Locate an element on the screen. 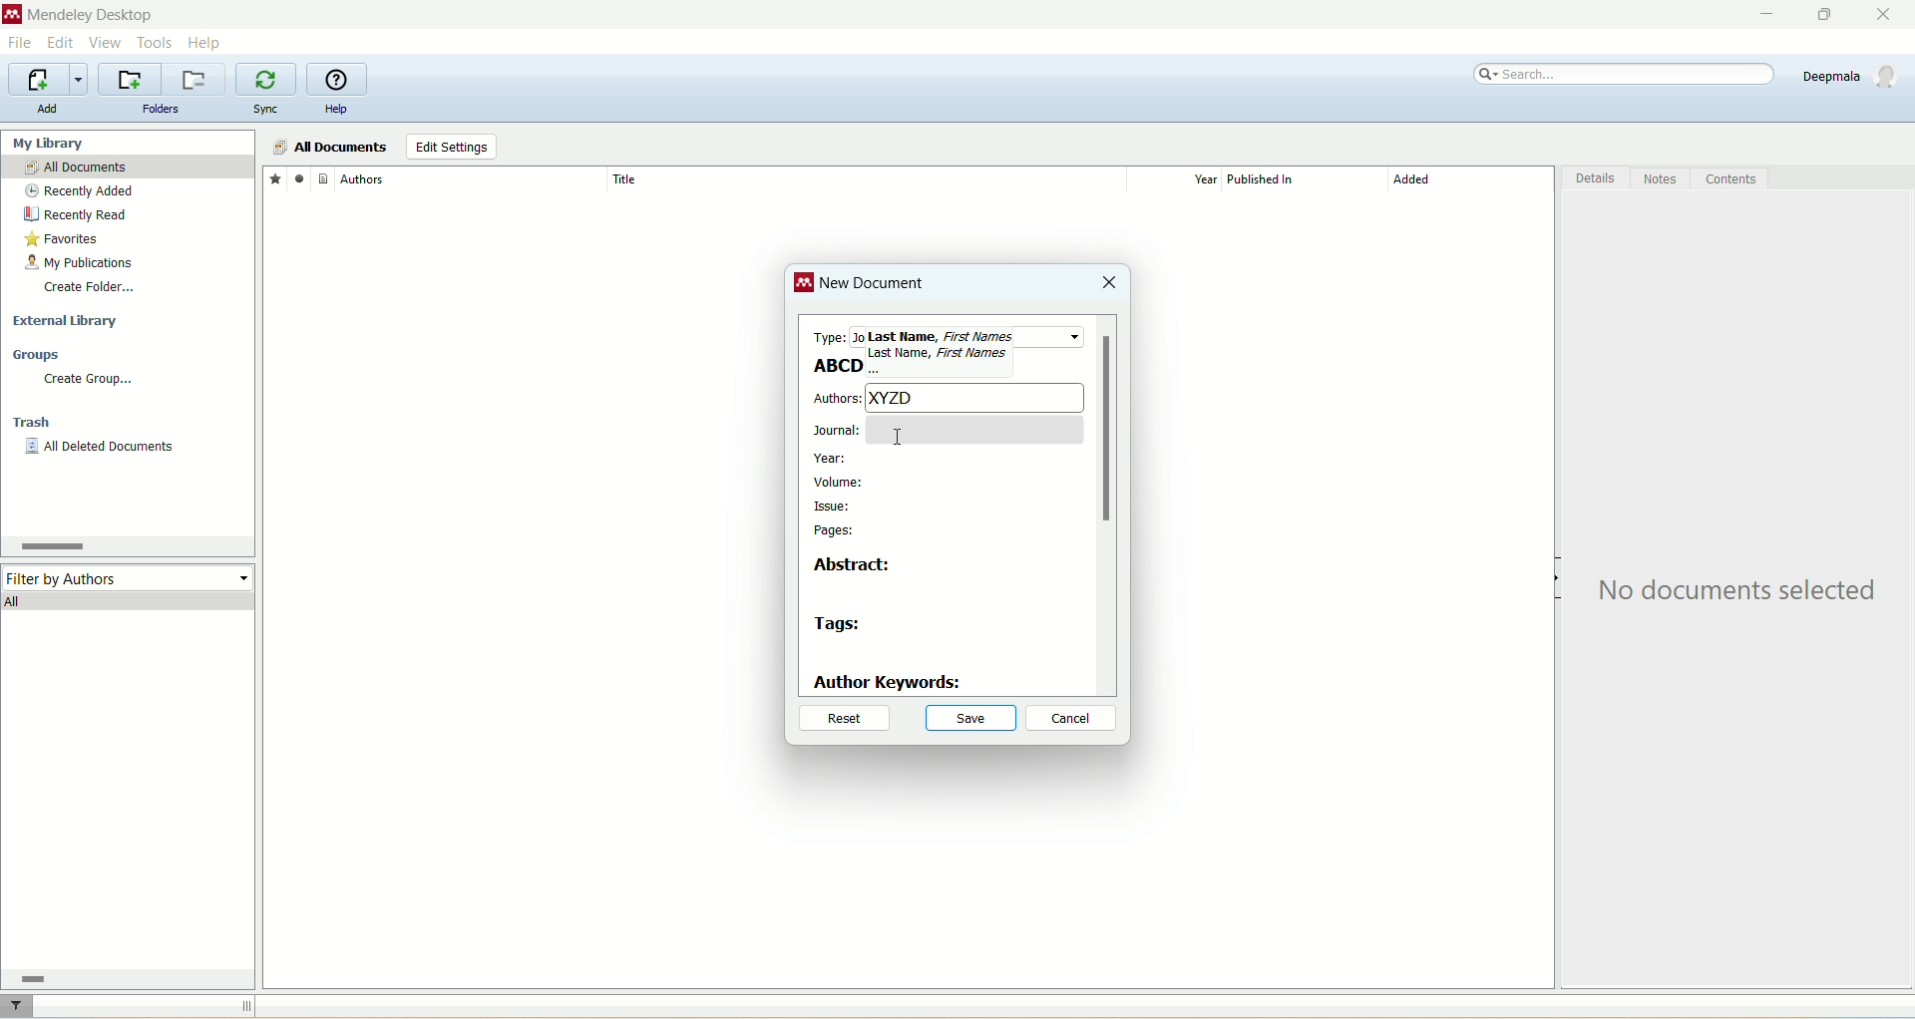  title is located at coordinates (865, 178).